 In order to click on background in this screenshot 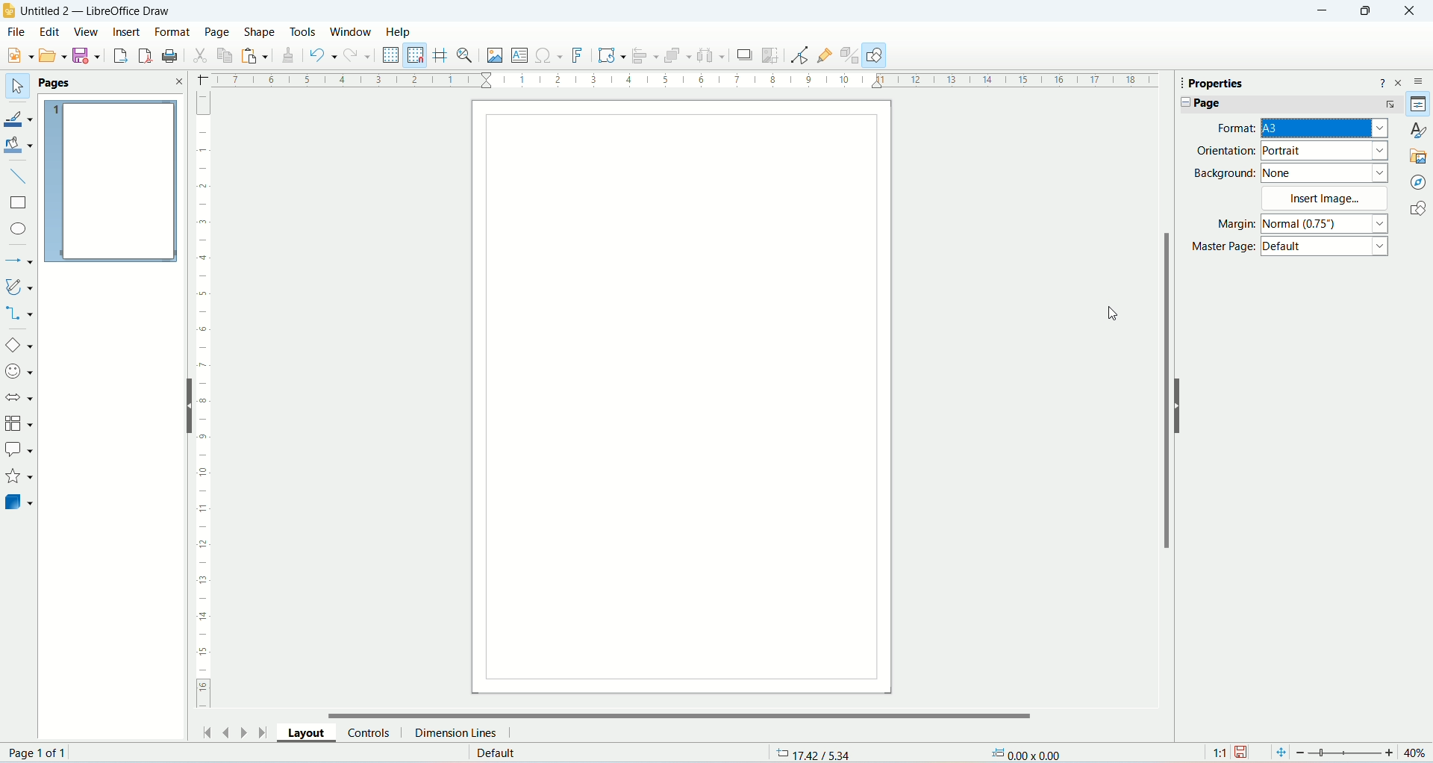, I will do `click(1291, 173)`.